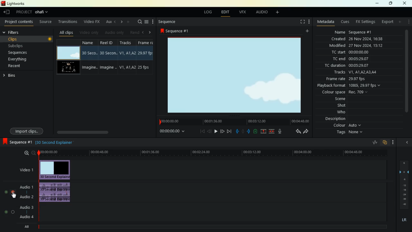 Image resolution: width=412 pixels, height=232 pixels. What do you see at coordinates (216, 132) in the screenshot?
I see `play` at bounding box center [216, 132].